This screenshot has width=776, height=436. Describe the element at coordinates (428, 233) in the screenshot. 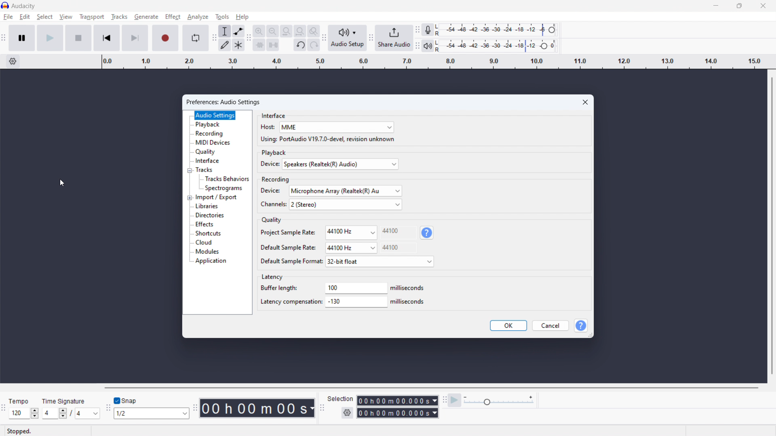

I see `help` at that location.